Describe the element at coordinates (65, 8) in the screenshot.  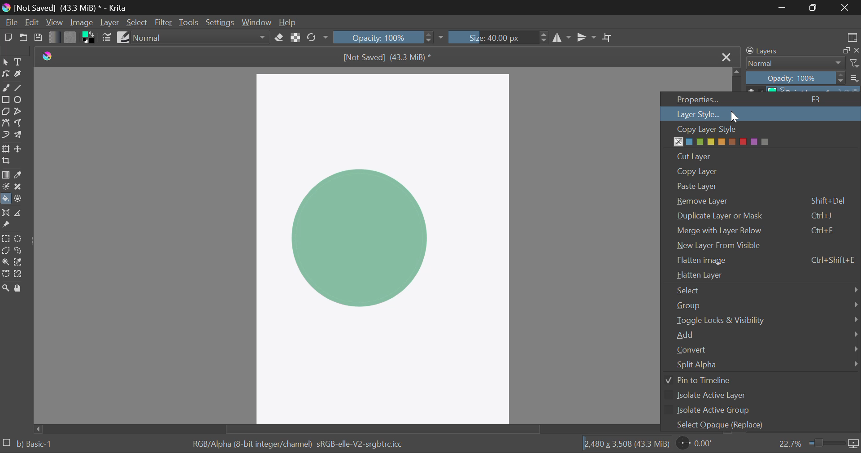
I see `Window Title` at that location.